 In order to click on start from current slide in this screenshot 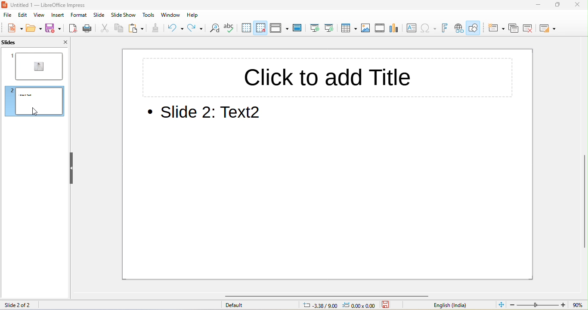, I will do `click(332, 28)`.